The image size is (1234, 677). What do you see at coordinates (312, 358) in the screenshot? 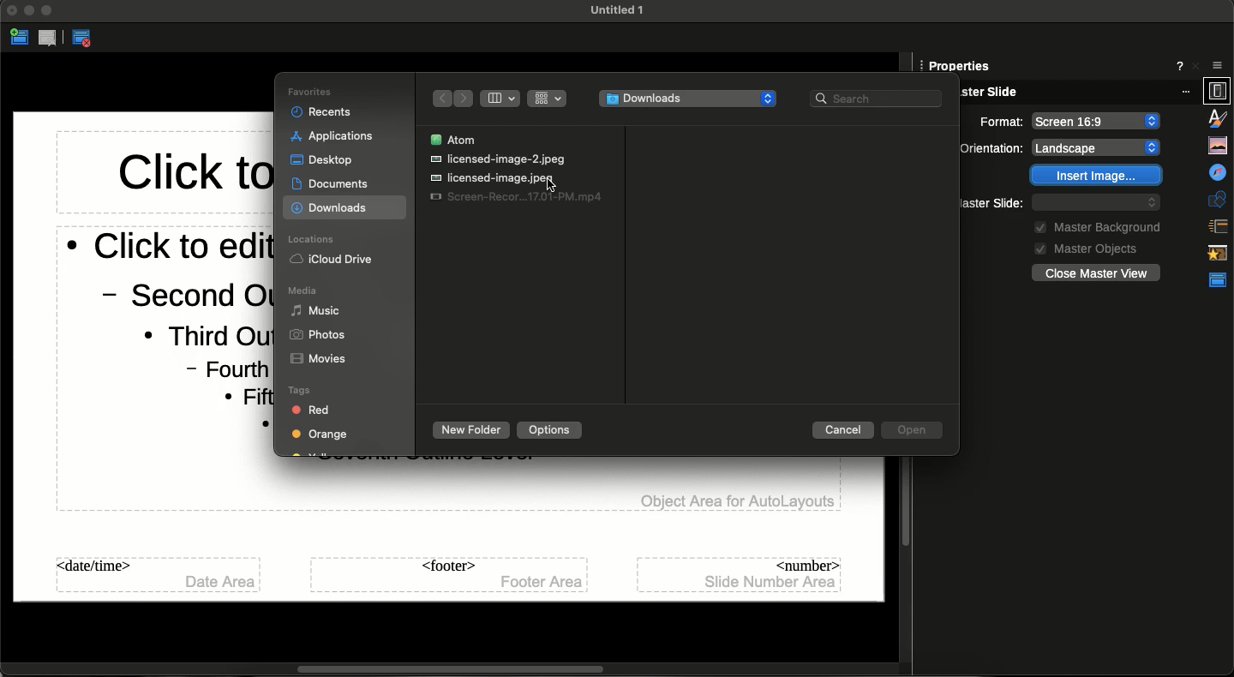
I see `Movies` at bounding box center [312, 358].